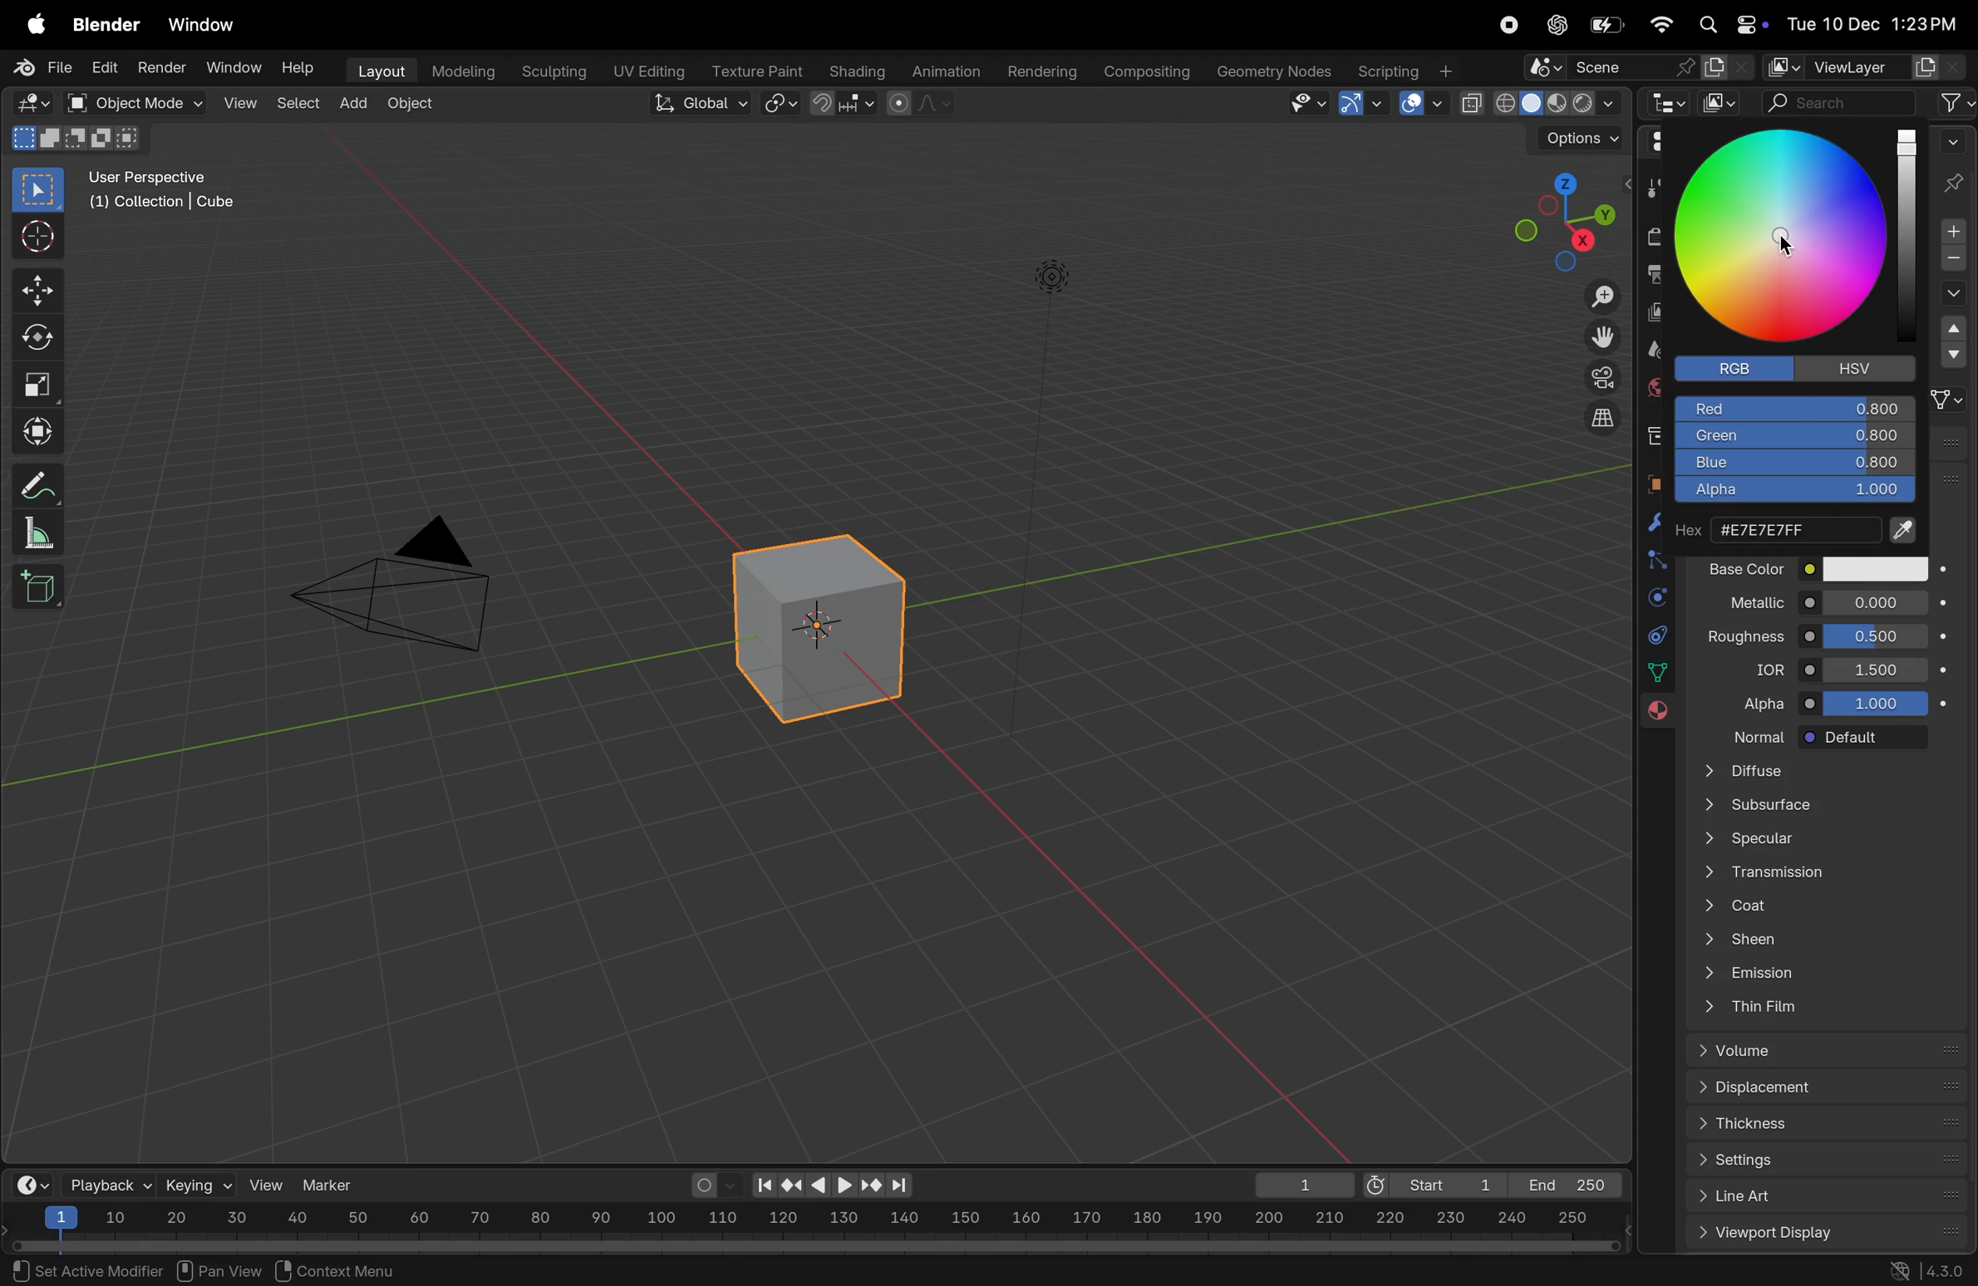 Image resolution: width=1978 pixels, height=1286 pixels. Describe the element at coordinates (37, 587) in the screenshot. I see `3D cube` at that location.